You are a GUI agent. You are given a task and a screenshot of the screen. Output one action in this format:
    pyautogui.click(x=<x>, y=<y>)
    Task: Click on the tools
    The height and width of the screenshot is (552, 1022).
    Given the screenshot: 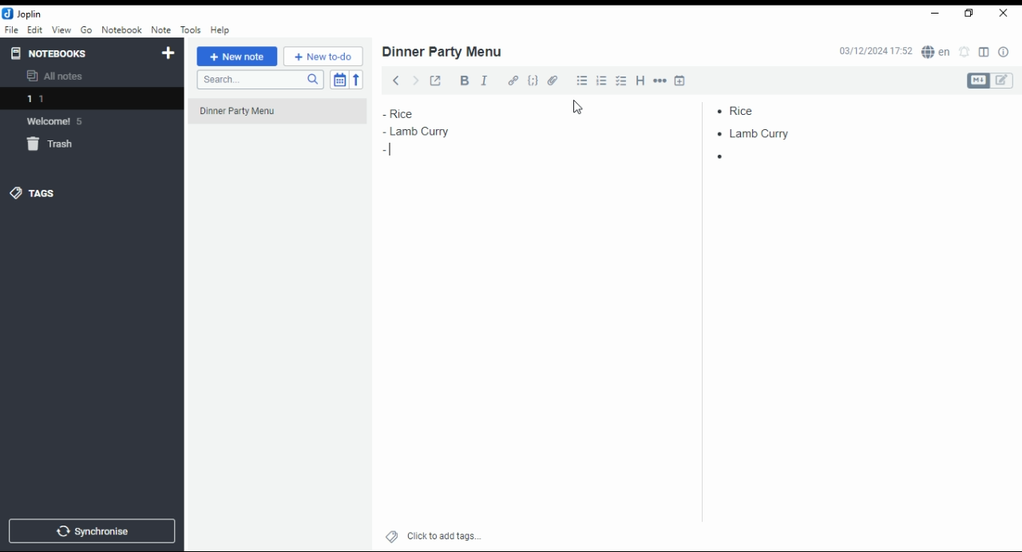 What is the action you would take?
    pyautogui.click(x=190, y=29)
    